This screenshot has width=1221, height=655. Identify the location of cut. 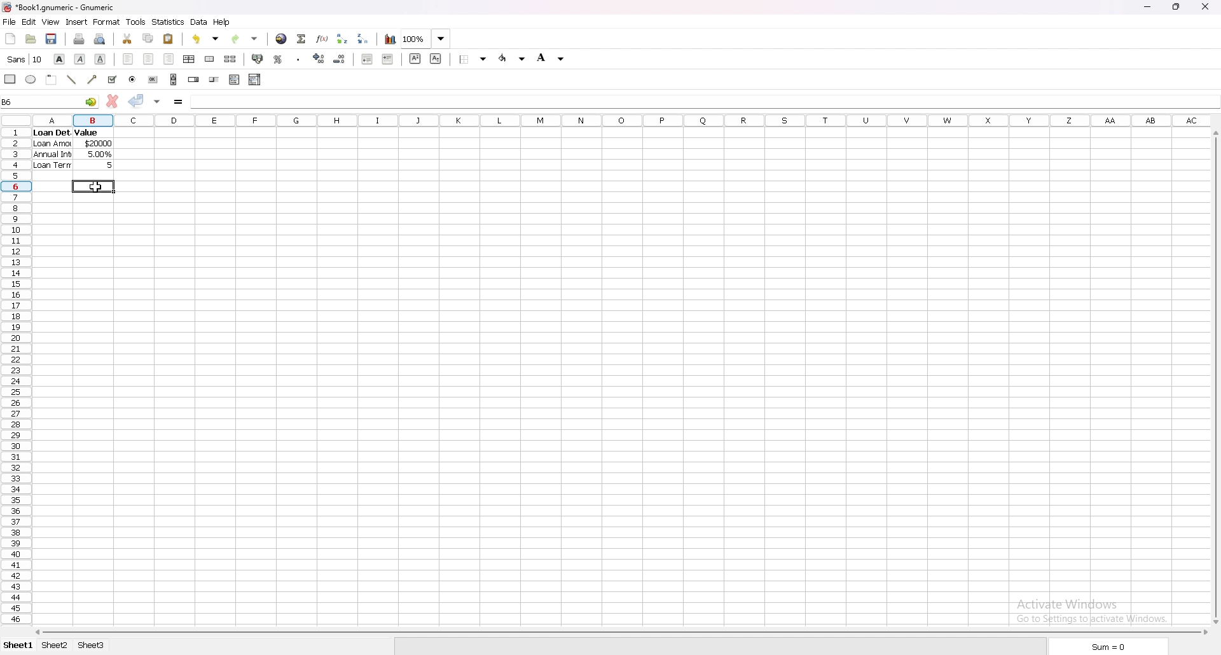
(127, 38).